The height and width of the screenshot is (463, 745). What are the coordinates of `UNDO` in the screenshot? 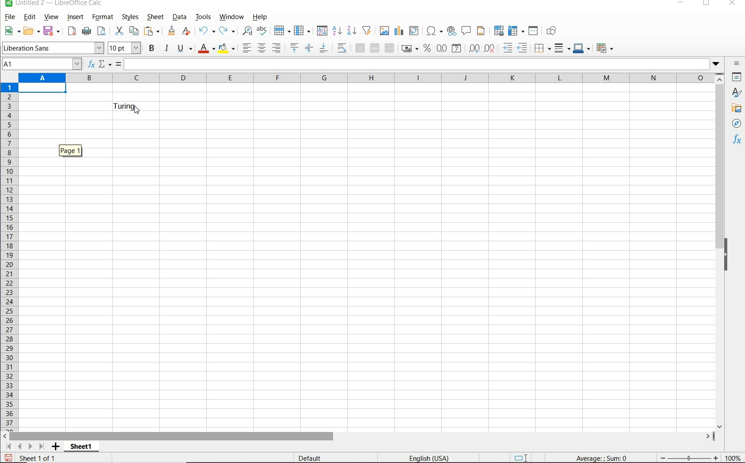 It's located at (207, 31).